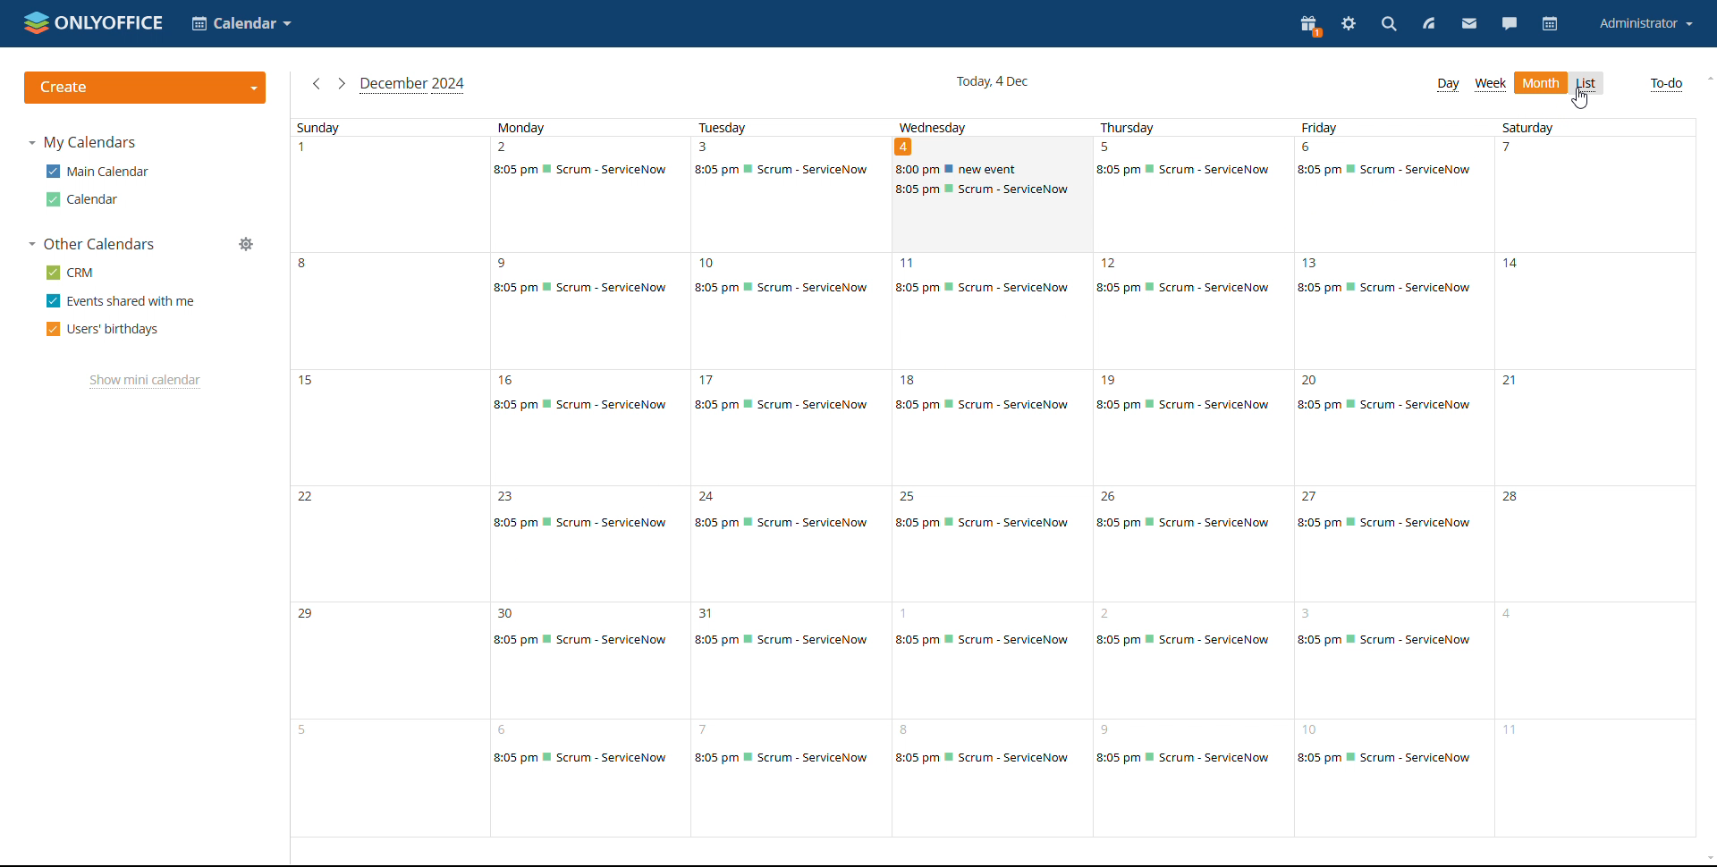 The image size is (1717, 867). What do you see at coordinates (1491, 85) in the screenshot?
I see `week view` at bounding box center [1491, 85].